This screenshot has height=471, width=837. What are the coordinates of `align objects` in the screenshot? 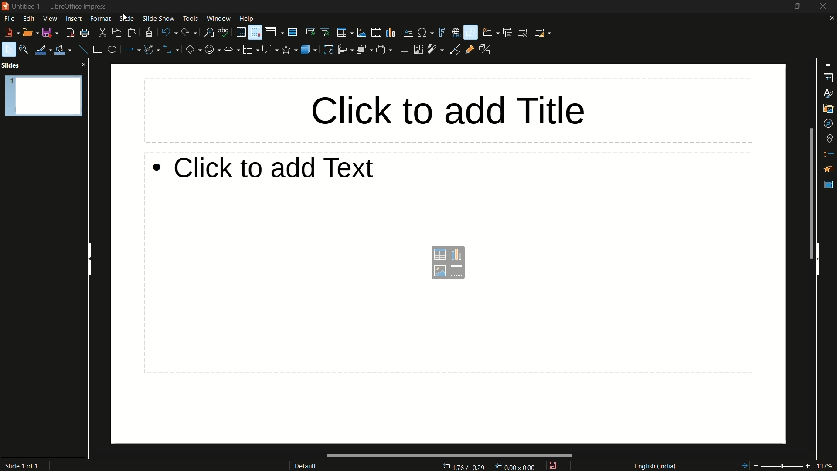 It's located at (346, 50).